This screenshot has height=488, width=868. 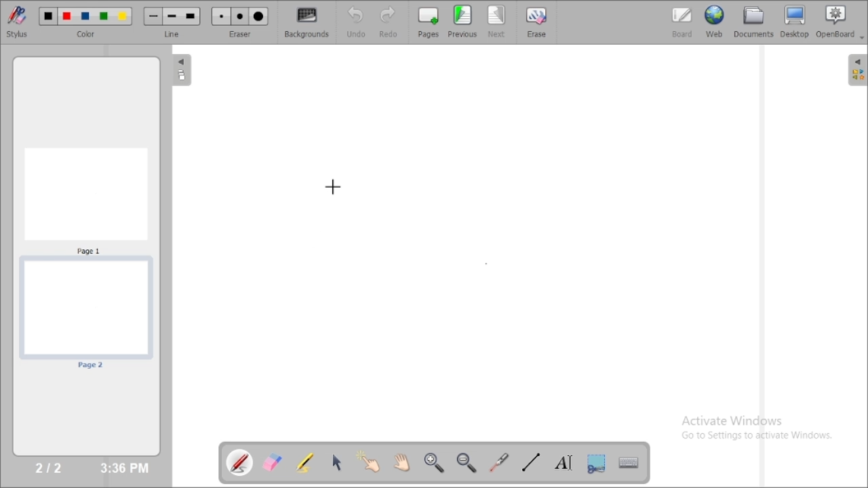 What do you see at coordinates (191, 17) in the screenshot?
I see `Large line` at bounding box center [191, 17].